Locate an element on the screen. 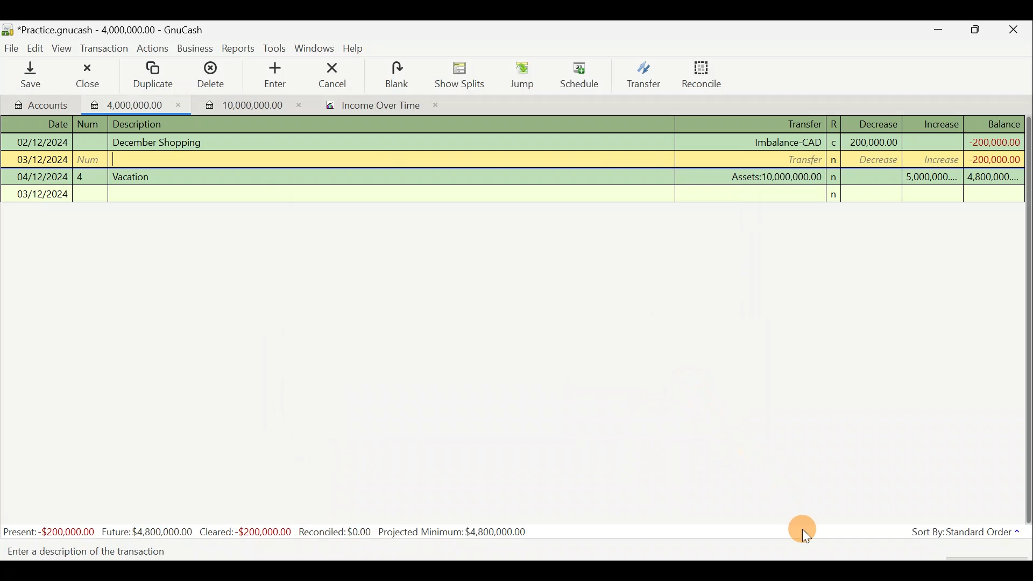 This screenshot has height=581, width=1033. Delete is located at coordinates (211, 75).